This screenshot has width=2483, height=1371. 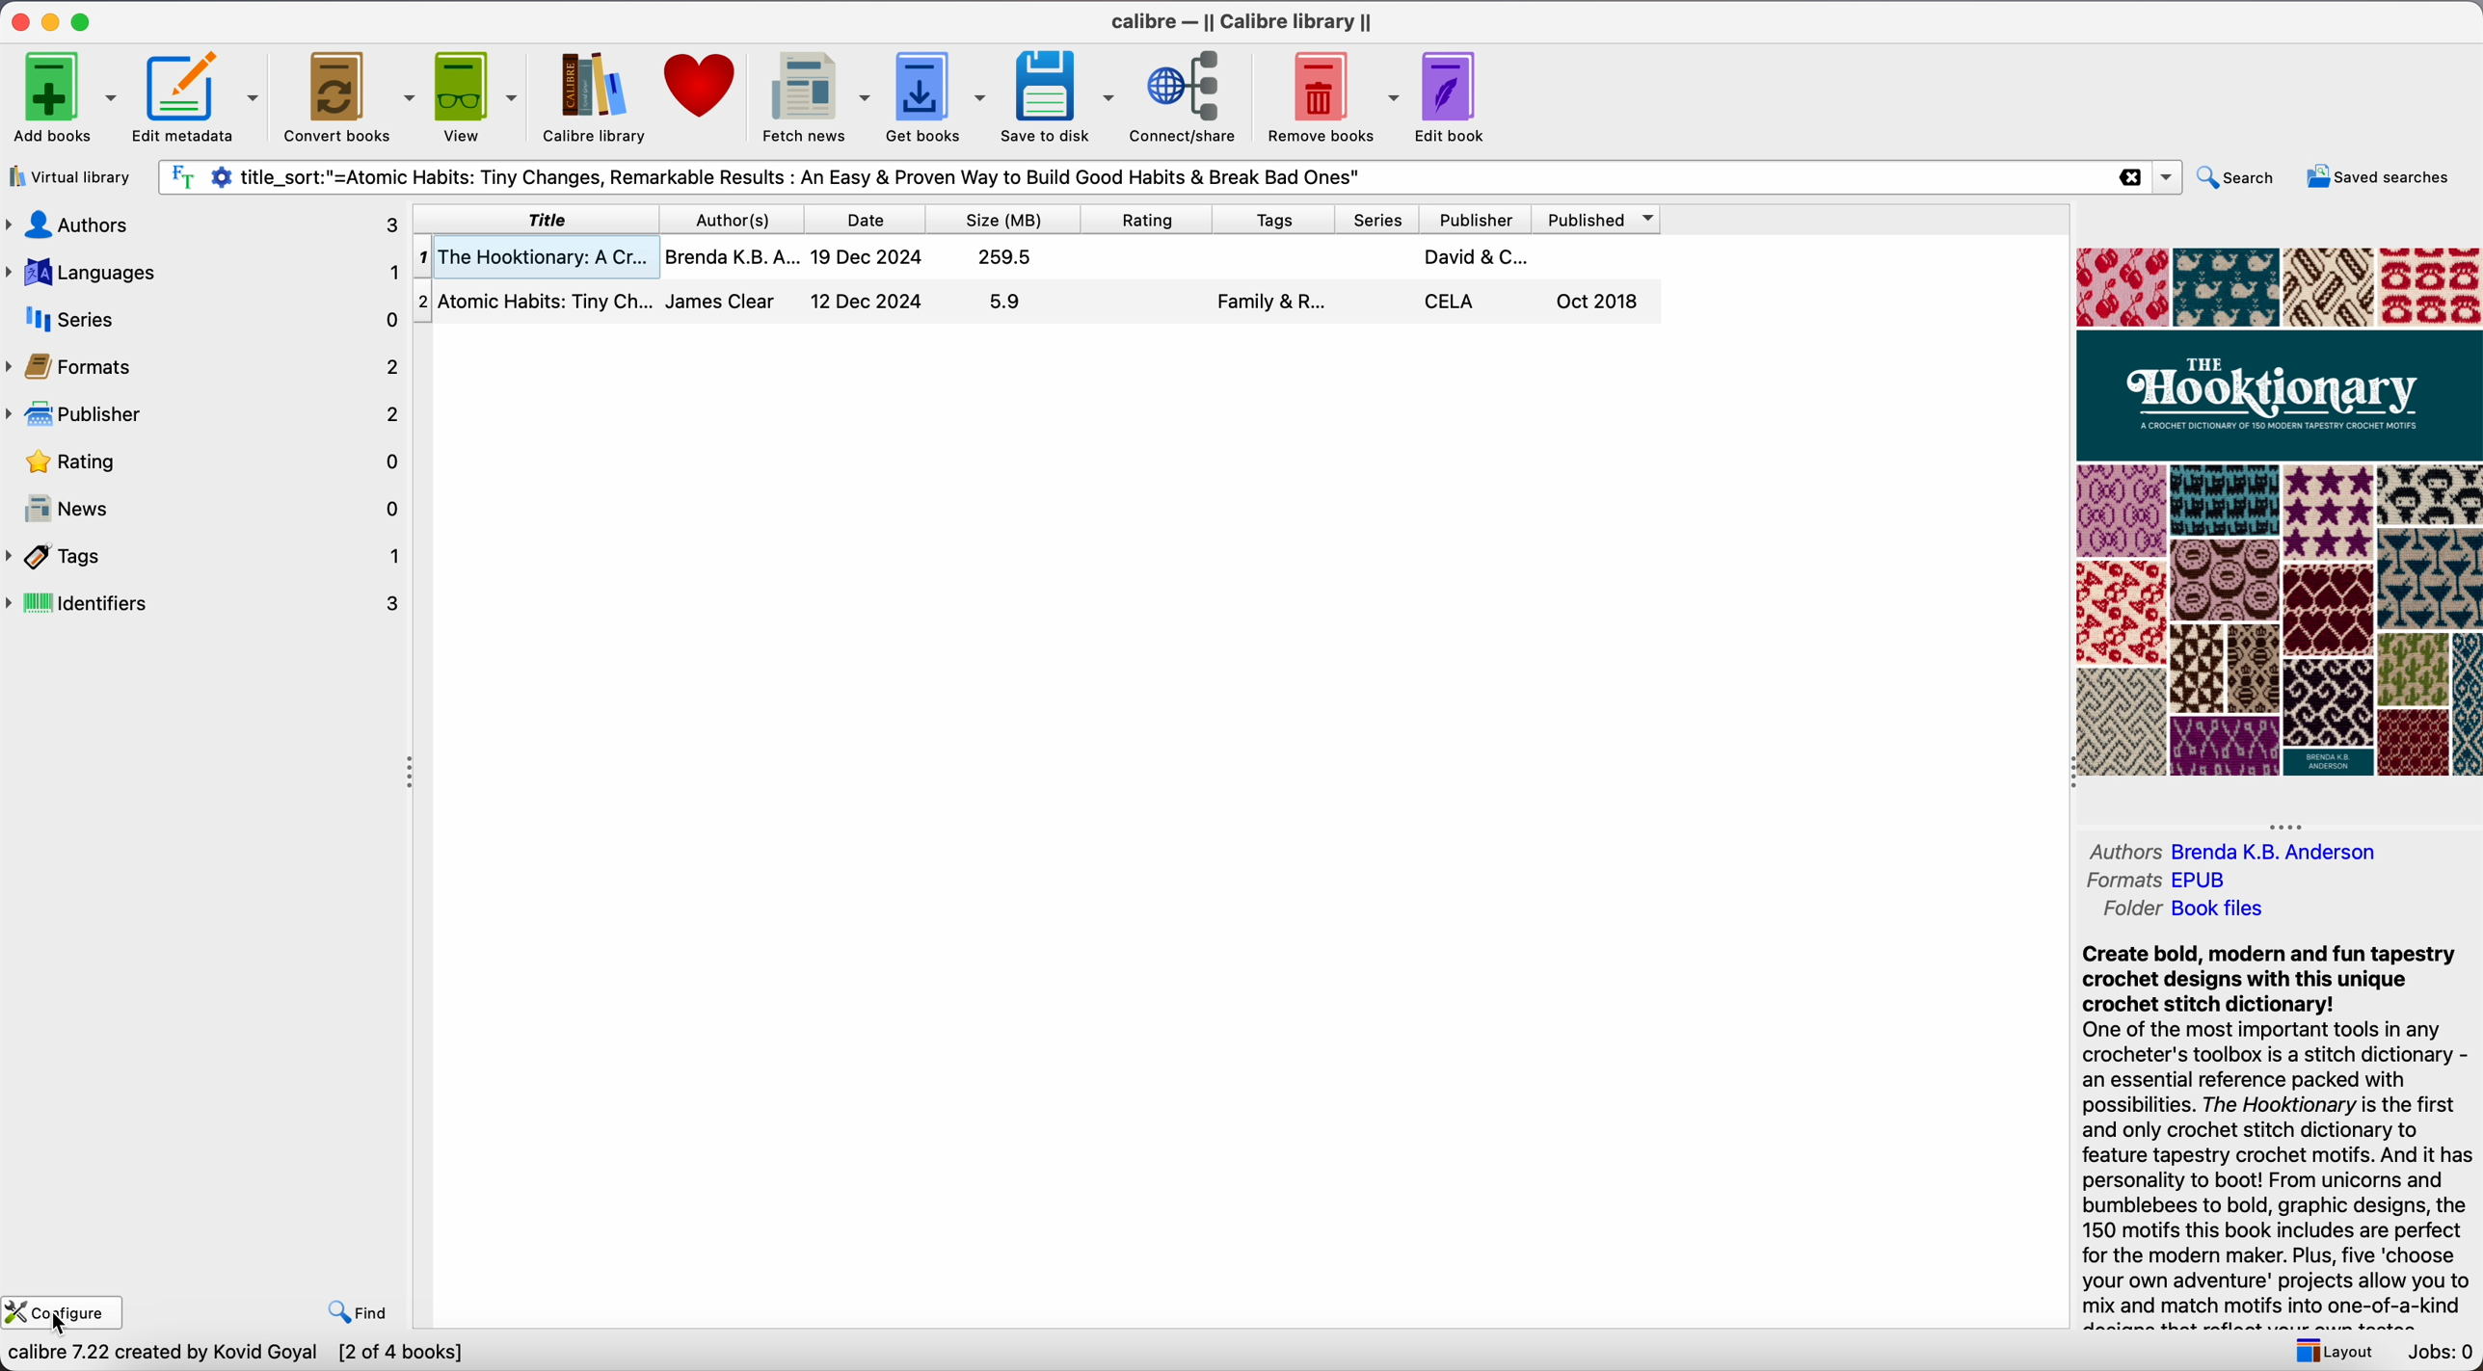 What do you see at coordinates (208, 559) in the screenshot?
I see `tags` at bounding box center [208, 559].